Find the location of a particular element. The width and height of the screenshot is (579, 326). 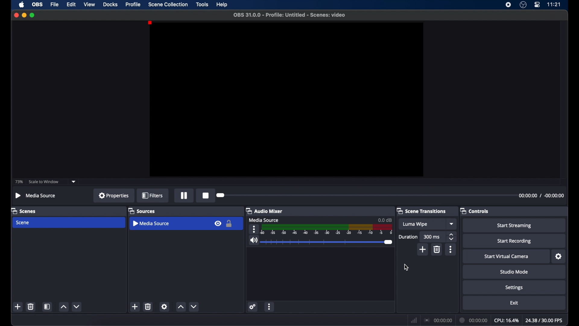

slider is located at coordinates (328, 242).